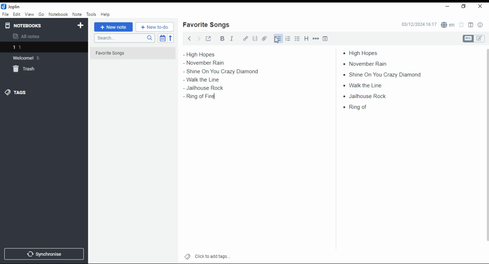 The image size is (489, 264). I want to click on walk ta line, so click(364, 85).